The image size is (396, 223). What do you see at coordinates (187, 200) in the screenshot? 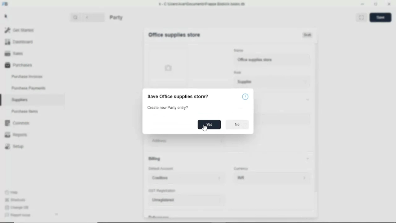
I see `Unregistered` at bounding box center [187, 200].